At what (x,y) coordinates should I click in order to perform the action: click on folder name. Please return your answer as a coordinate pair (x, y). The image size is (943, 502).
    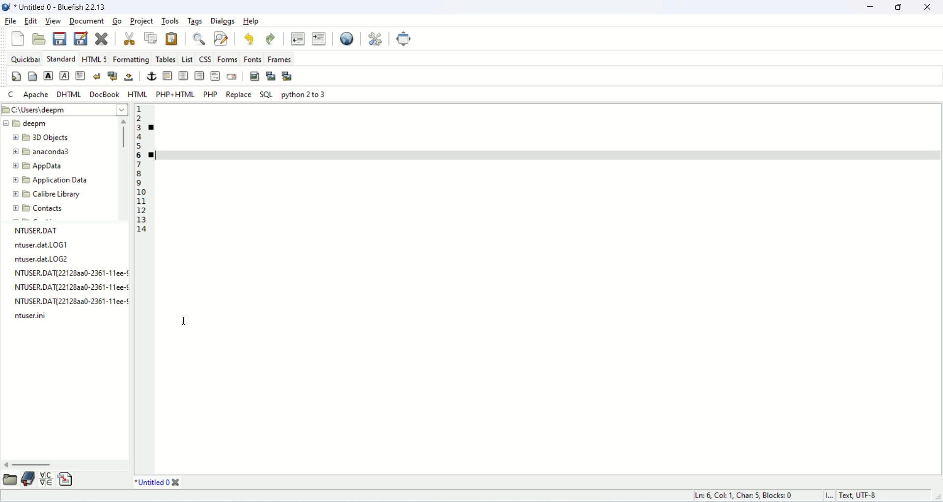
    Looking at the image, I should click on (42, 209).